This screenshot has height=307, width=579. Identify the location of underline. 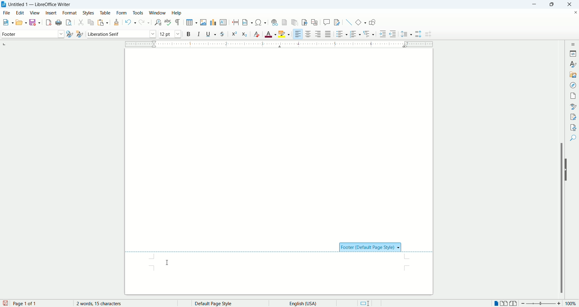
(212, 34).